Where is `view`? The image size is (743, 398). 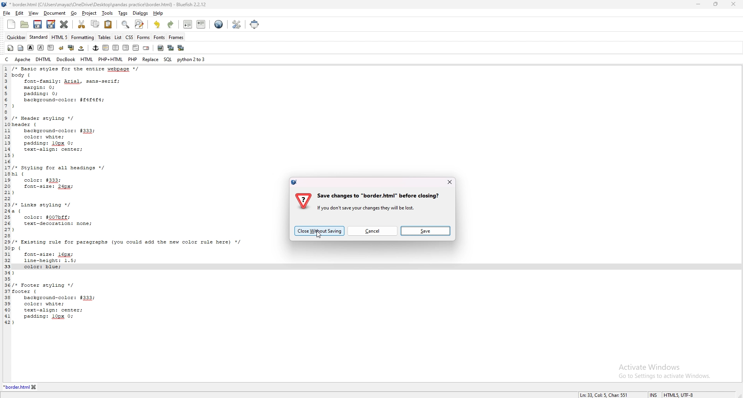 view is located at coordinates (34, 13).